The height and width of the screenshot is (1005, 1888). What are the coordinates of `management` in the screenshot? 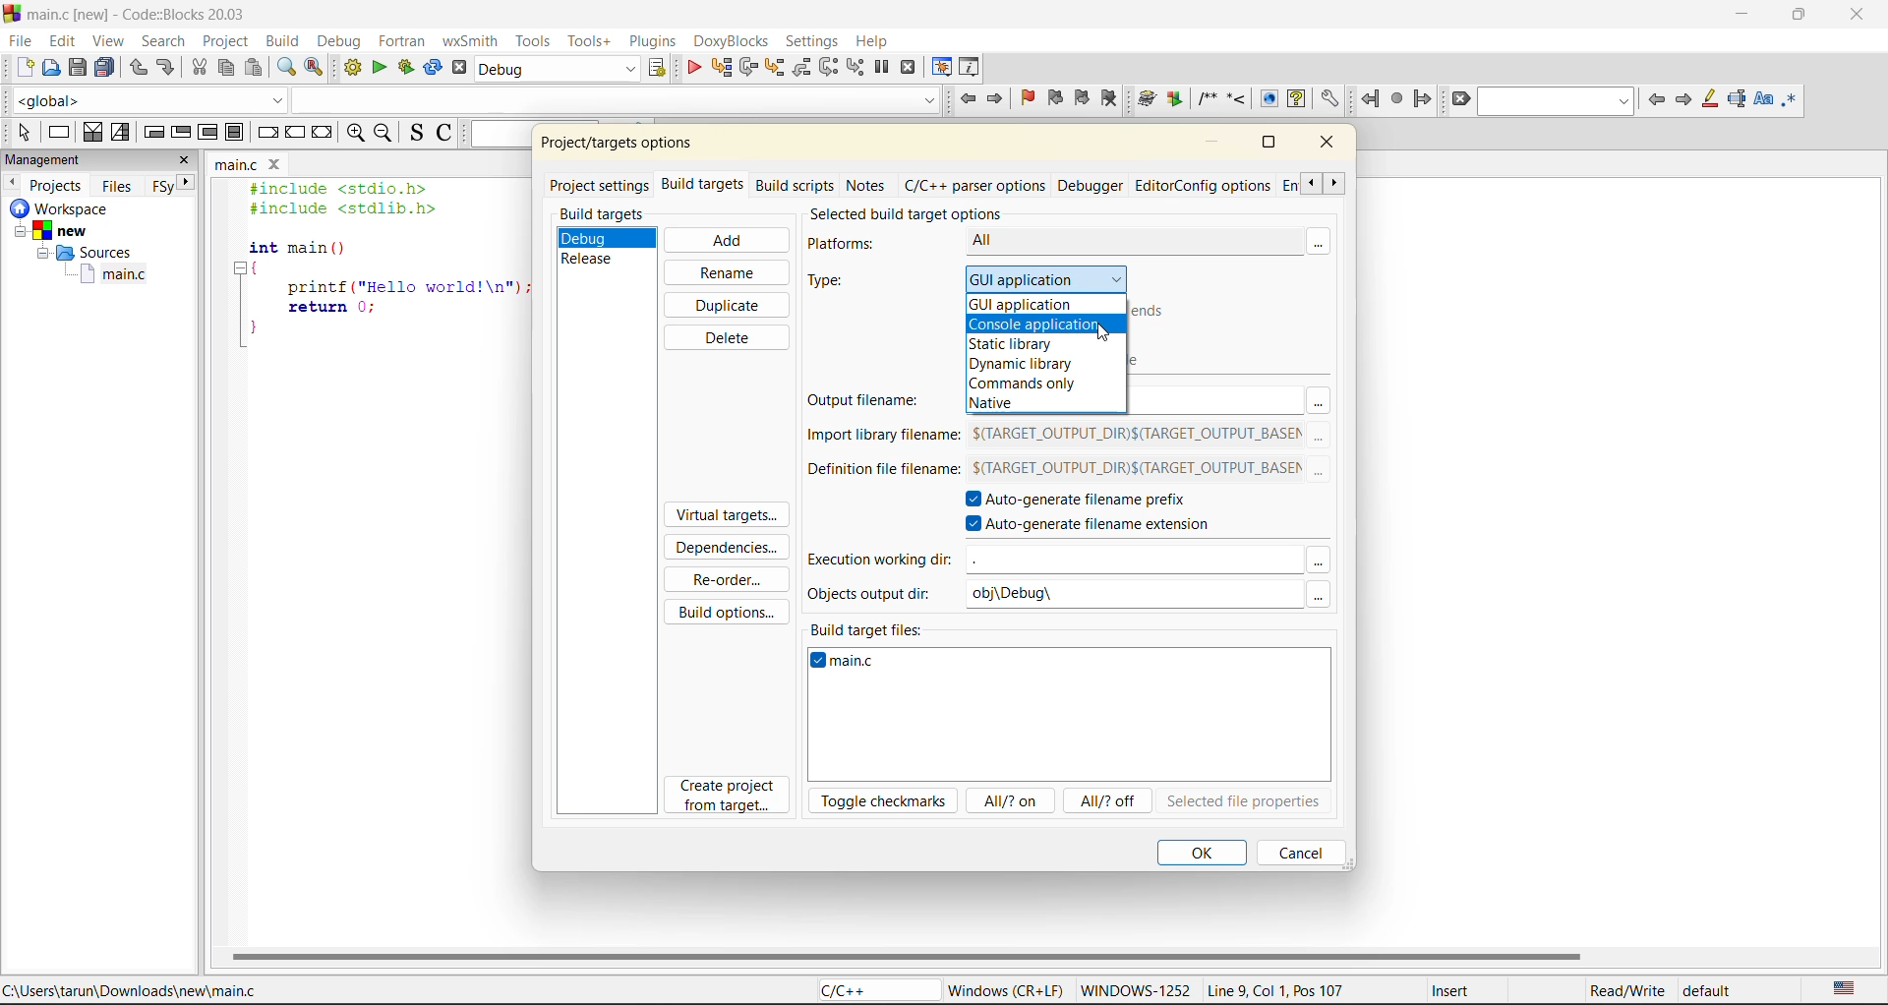 It's located at (46, 159).